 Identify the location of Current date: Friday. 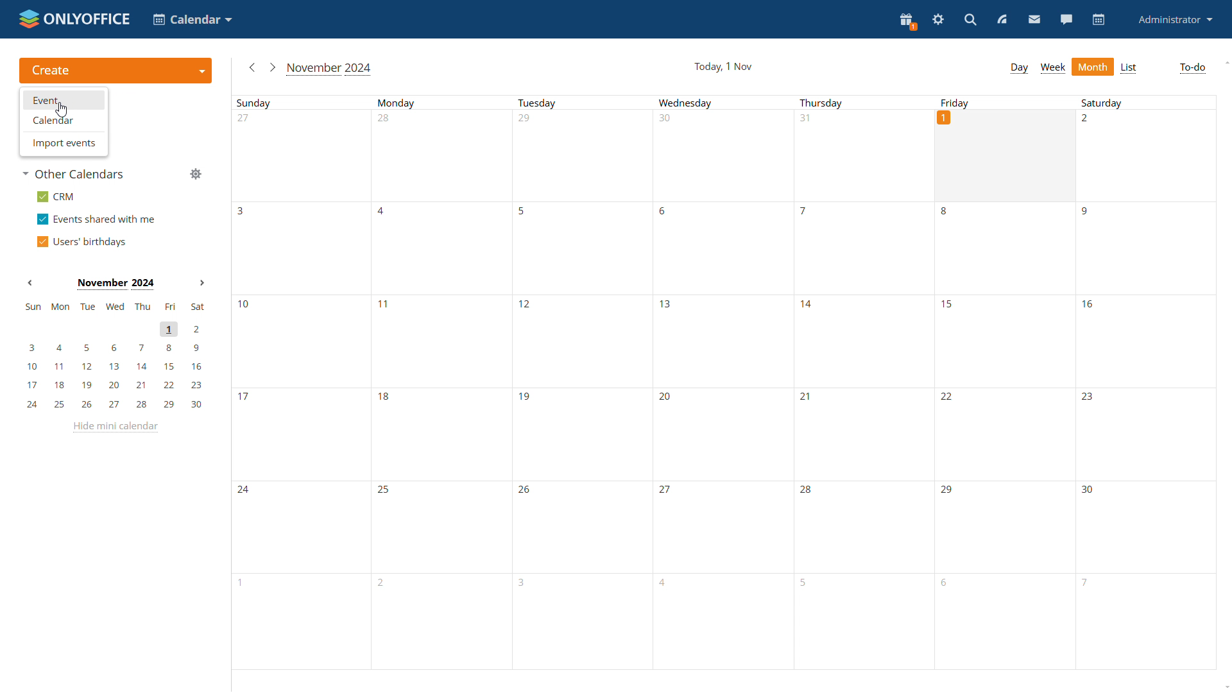
(1006, 156).